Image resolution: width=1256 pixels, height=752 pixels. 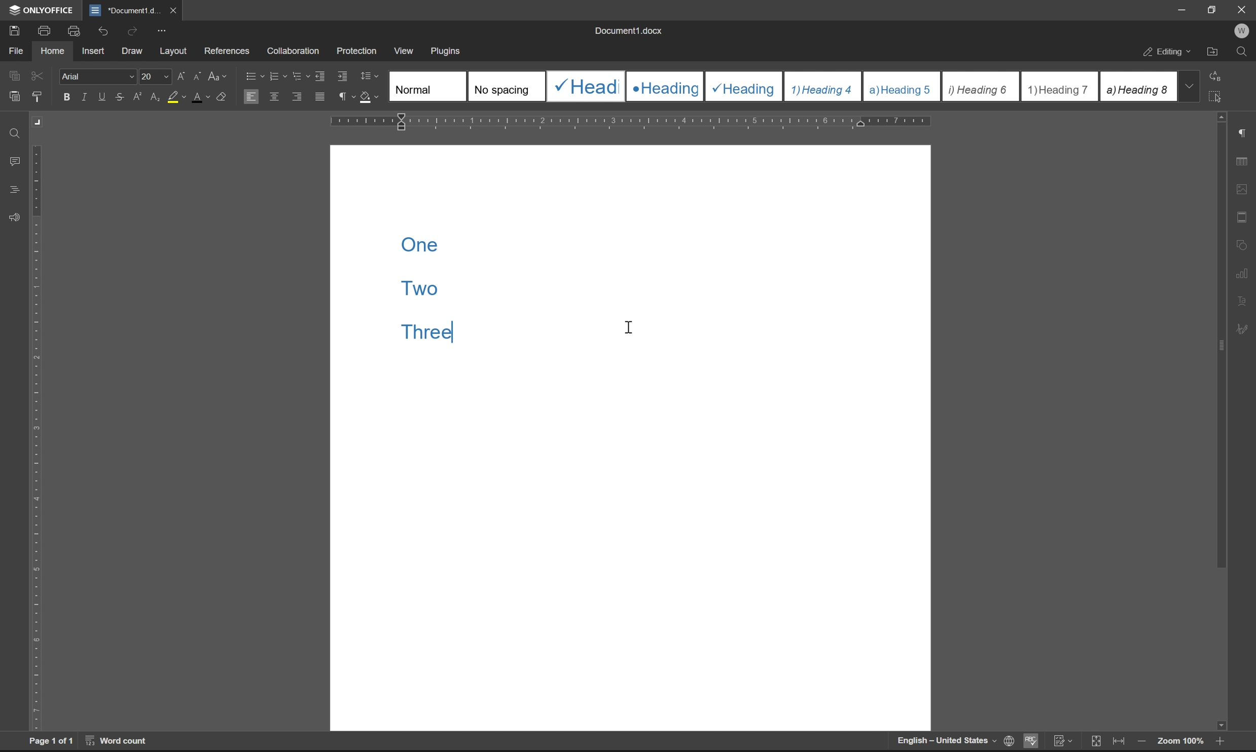 What do you see at coordinates (153, 76) in the screenshot?
I see `font size` at bounding box center [153, 76].